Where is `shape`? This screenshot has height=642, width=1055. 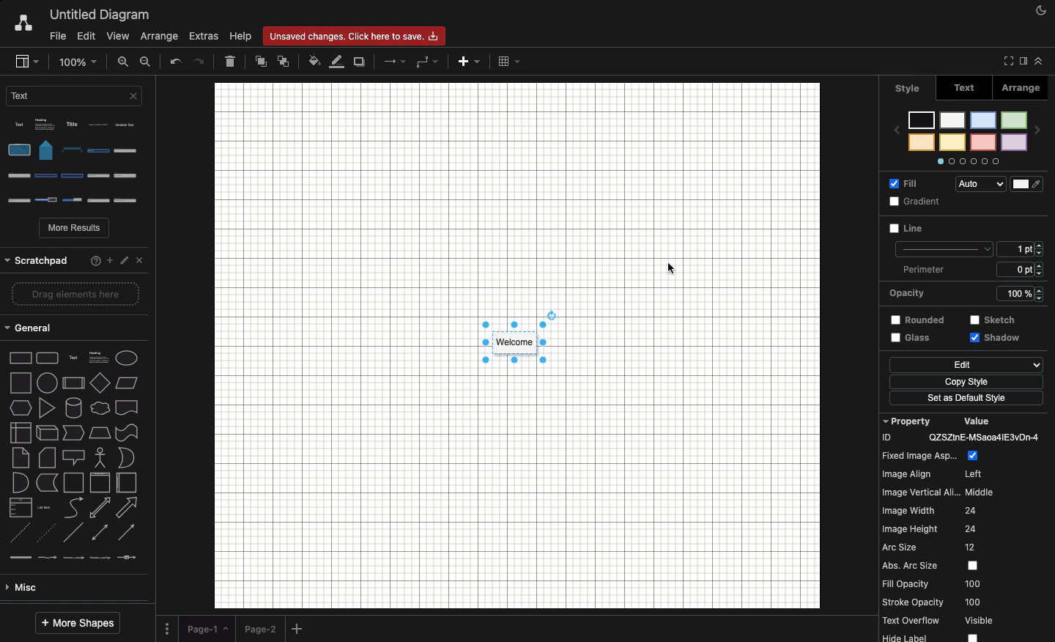
shape is located at coordinates (76, 378).